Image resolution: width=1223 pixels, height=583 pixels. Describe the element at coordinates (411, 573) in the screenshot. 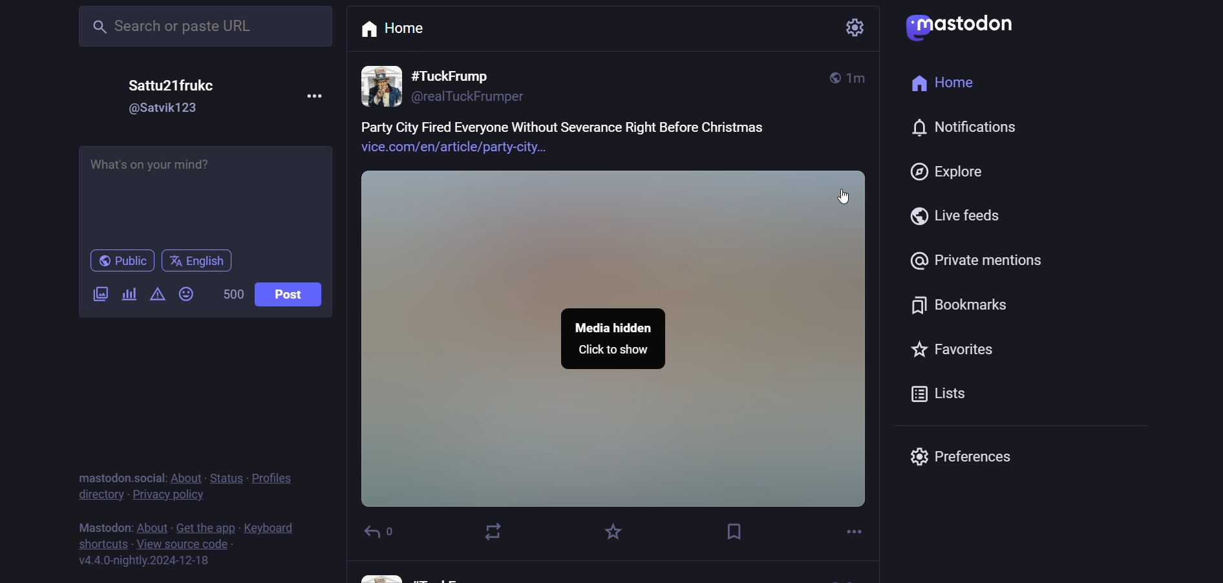

I see `other user information` at that location.